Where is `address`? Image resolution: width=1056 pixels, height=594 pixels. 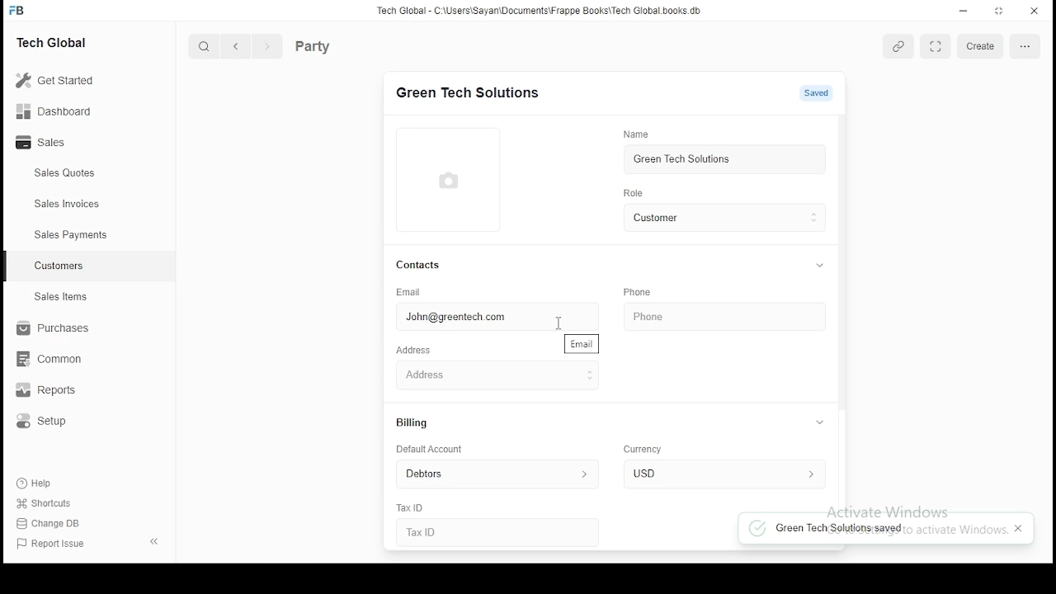
address is located at coordinates (414, 351).